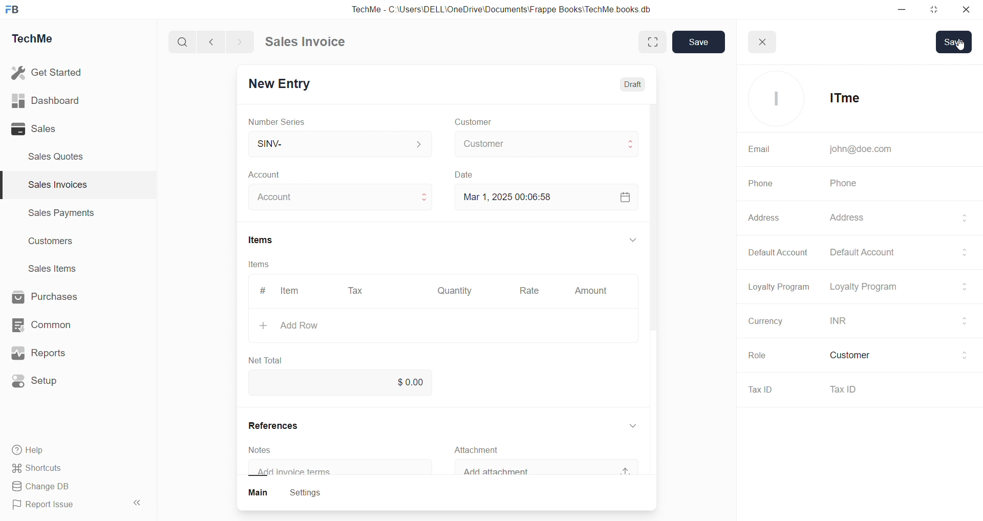  Describe the element at coordinates (272, 358) in the screenshot. I see `Net Total` at that location.